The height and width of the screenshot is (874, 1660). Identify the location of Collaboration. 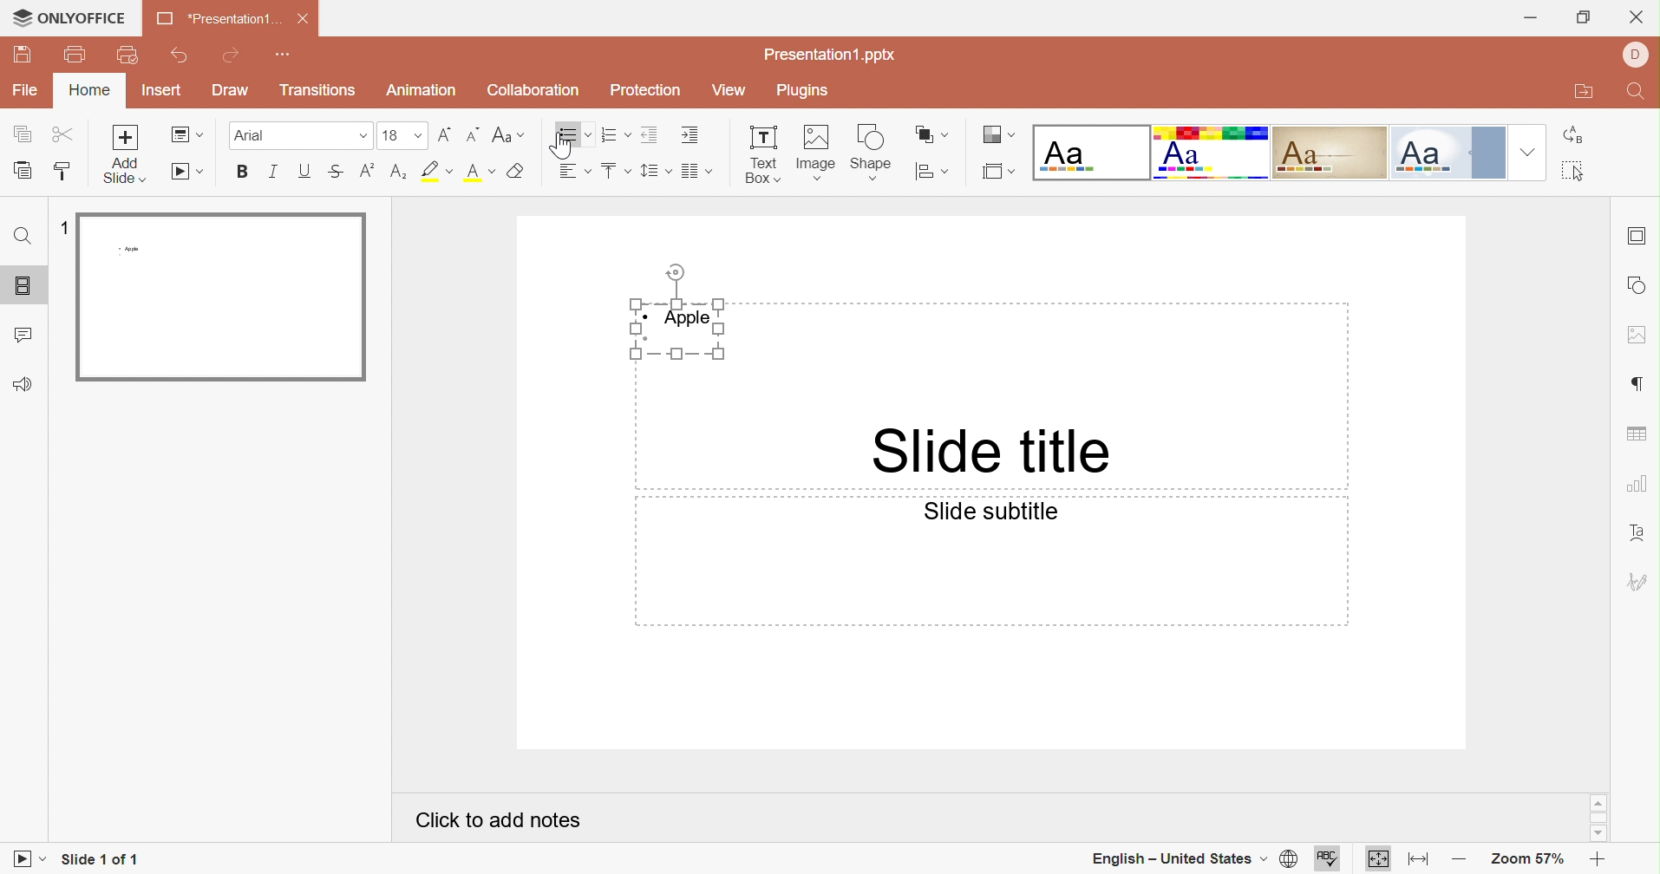
(533, 90).